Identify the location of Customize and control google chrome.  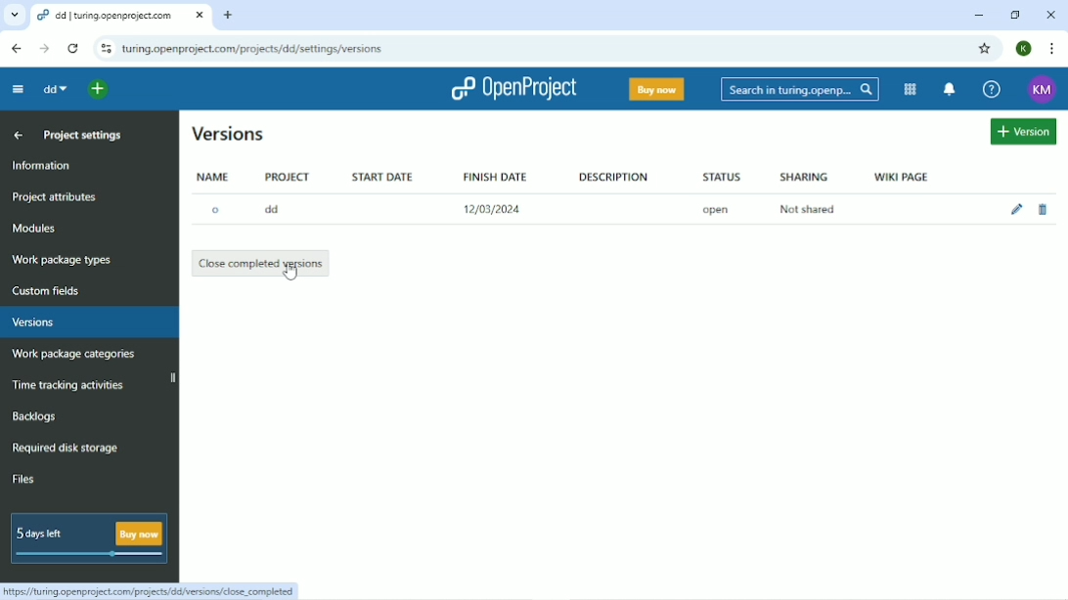
(1050, 49).